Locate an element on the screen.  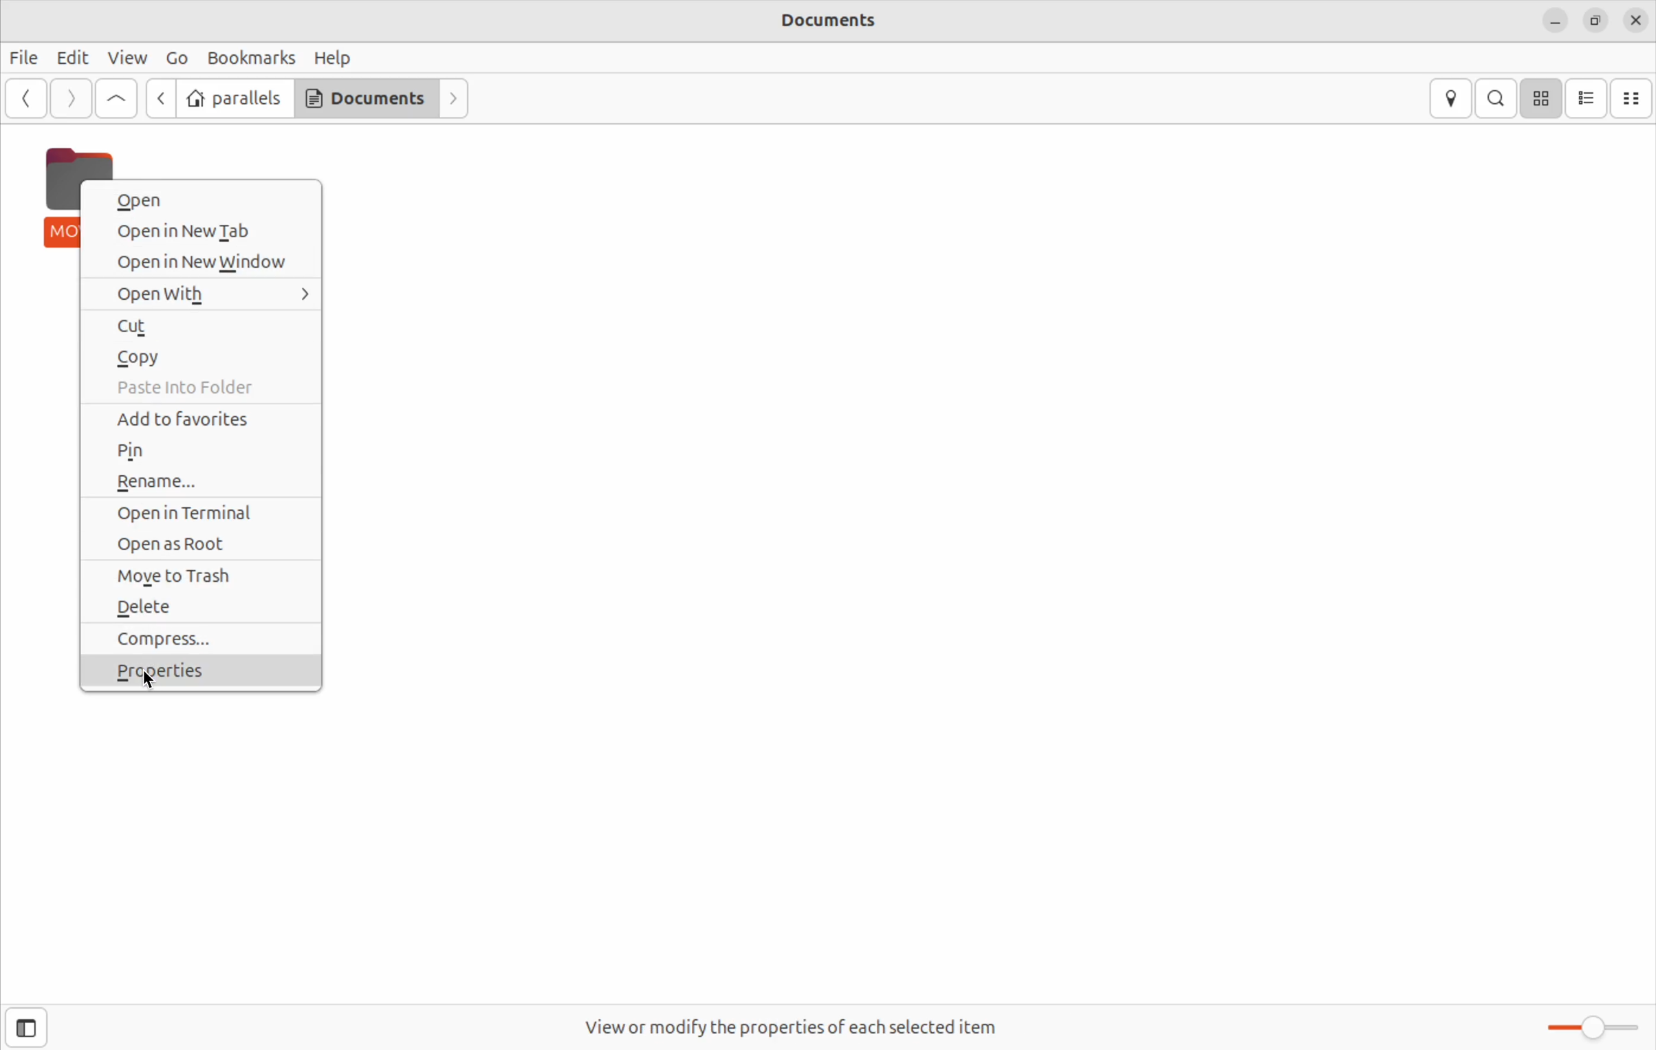
view is located at coordinates (131, 59).